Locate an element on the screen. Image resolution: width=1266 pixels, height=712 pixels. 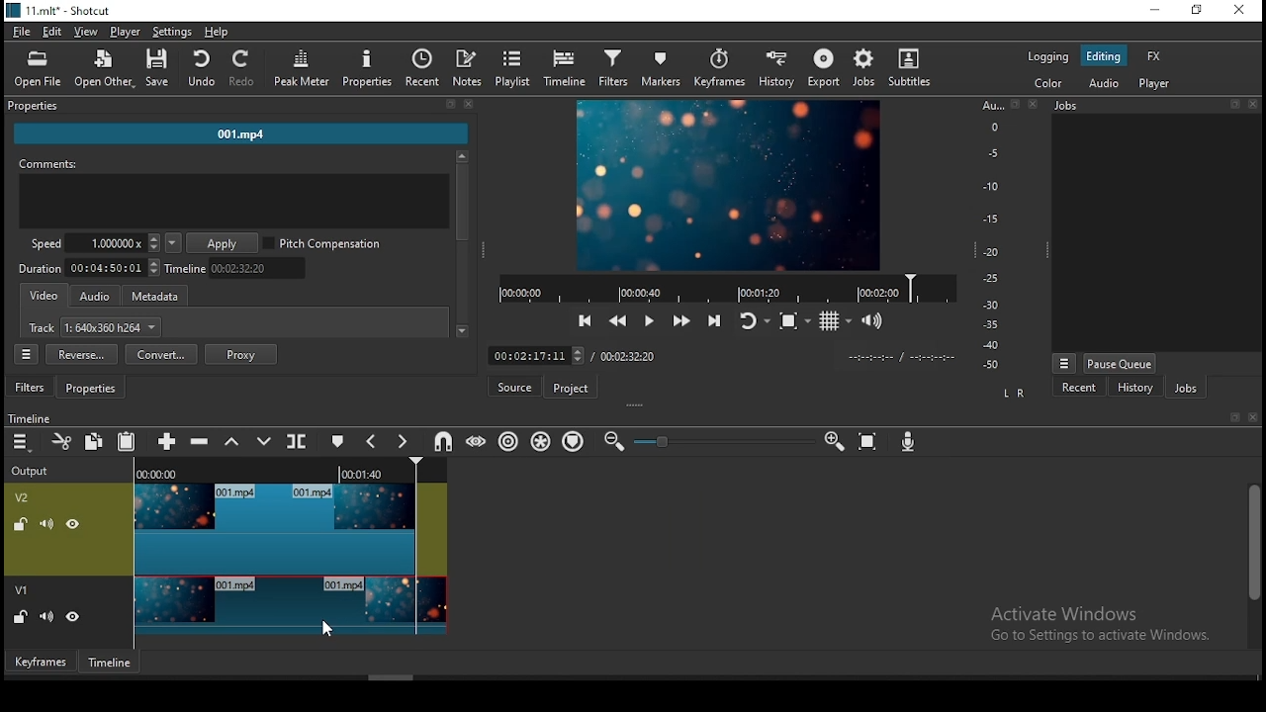
jobs is located at coordinates (868, 68).